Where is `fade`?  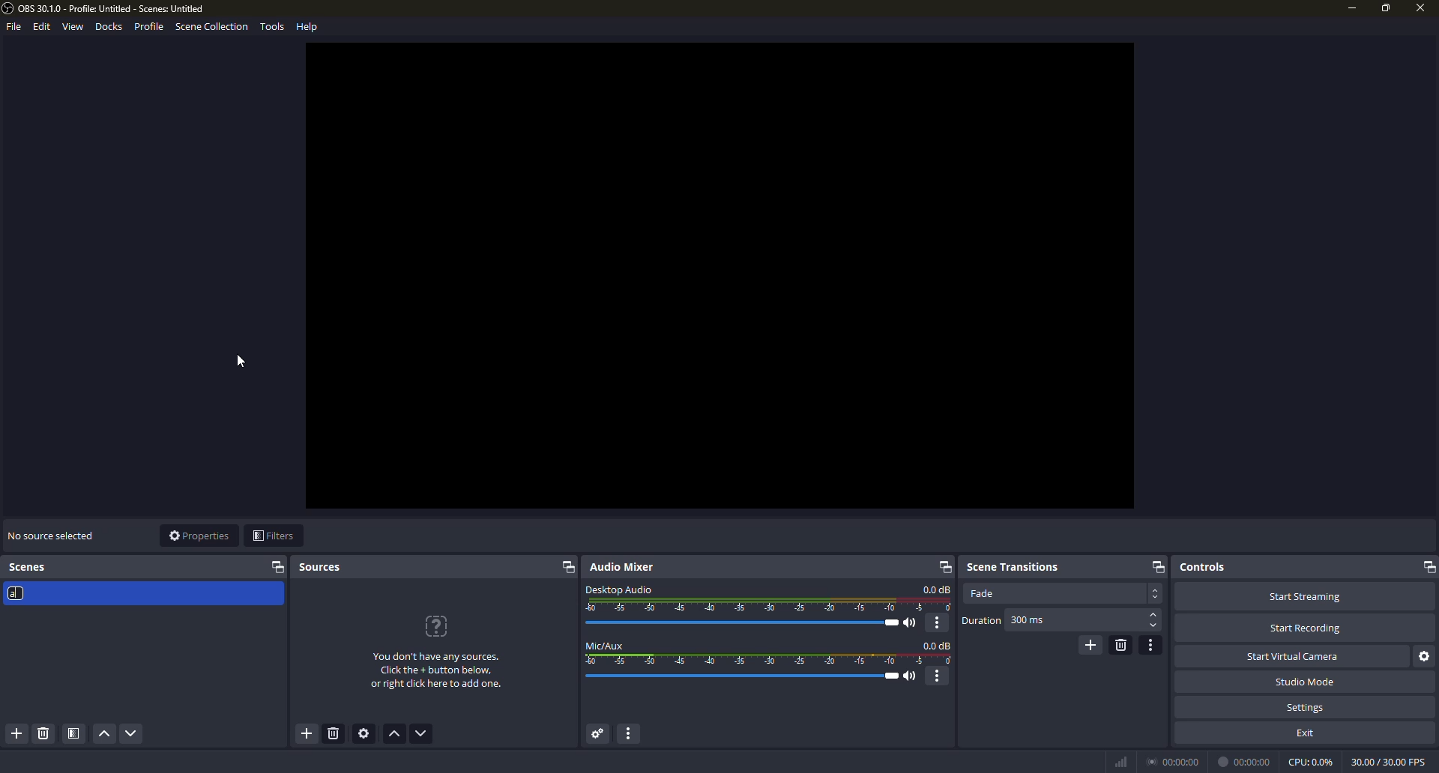
fade is located at coordinates (982, 593).